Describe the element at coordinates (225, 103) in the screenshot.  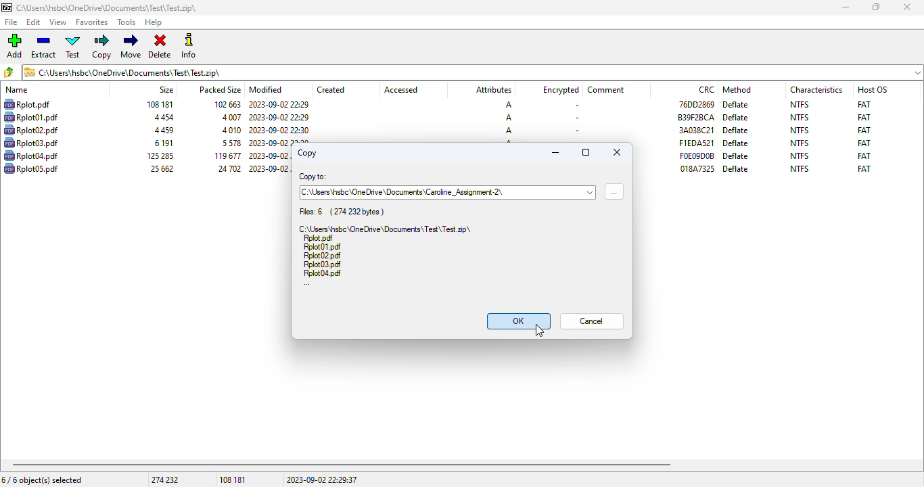
I see `packed size` at that location.